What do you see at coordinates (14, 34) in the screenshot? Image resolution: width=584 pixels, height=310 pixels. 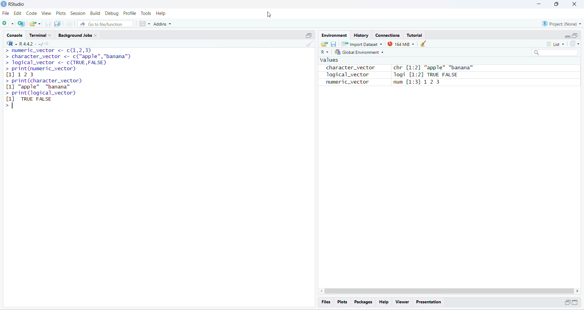 I see `Console` at bounding box center [14, 34].